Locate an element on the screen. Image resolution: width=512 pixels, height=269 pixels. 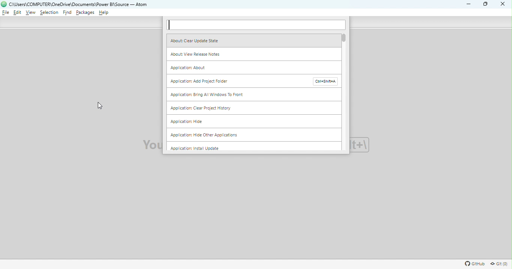
logo  is located at coordinates (4, 4).